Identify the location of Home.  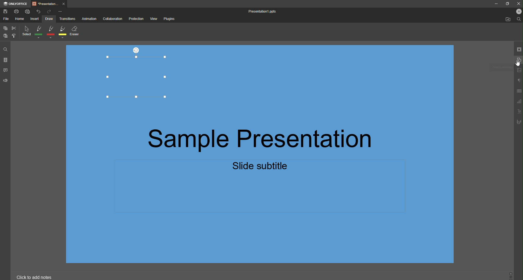
(19, 19).